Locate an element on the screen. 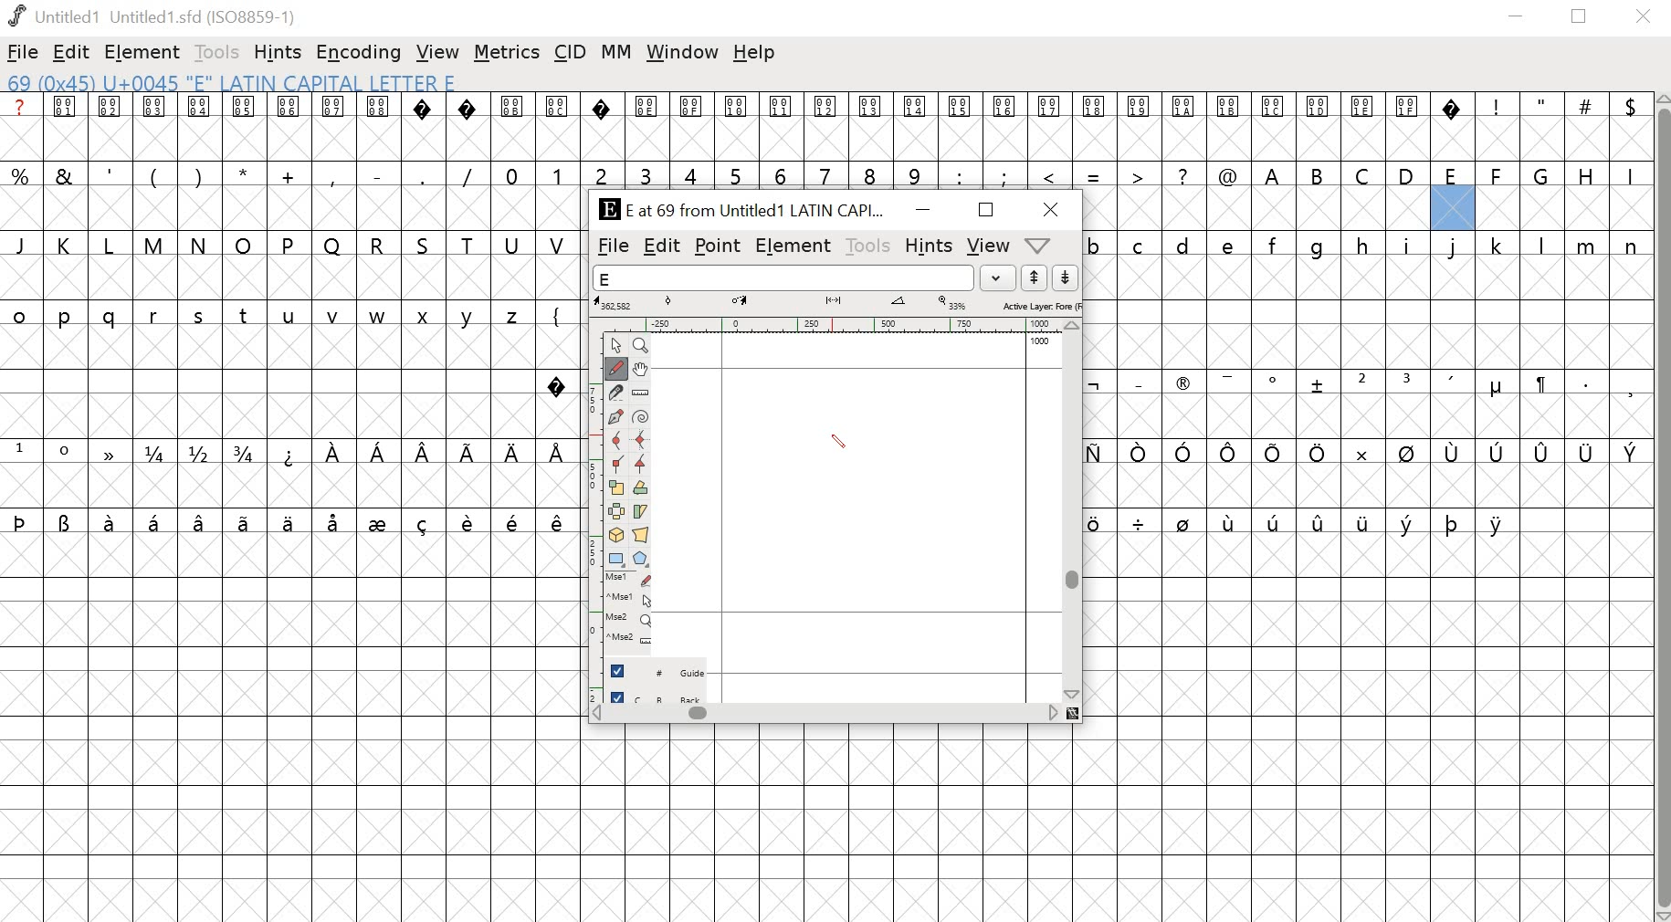  Flip is located at coordinates (616, 512).